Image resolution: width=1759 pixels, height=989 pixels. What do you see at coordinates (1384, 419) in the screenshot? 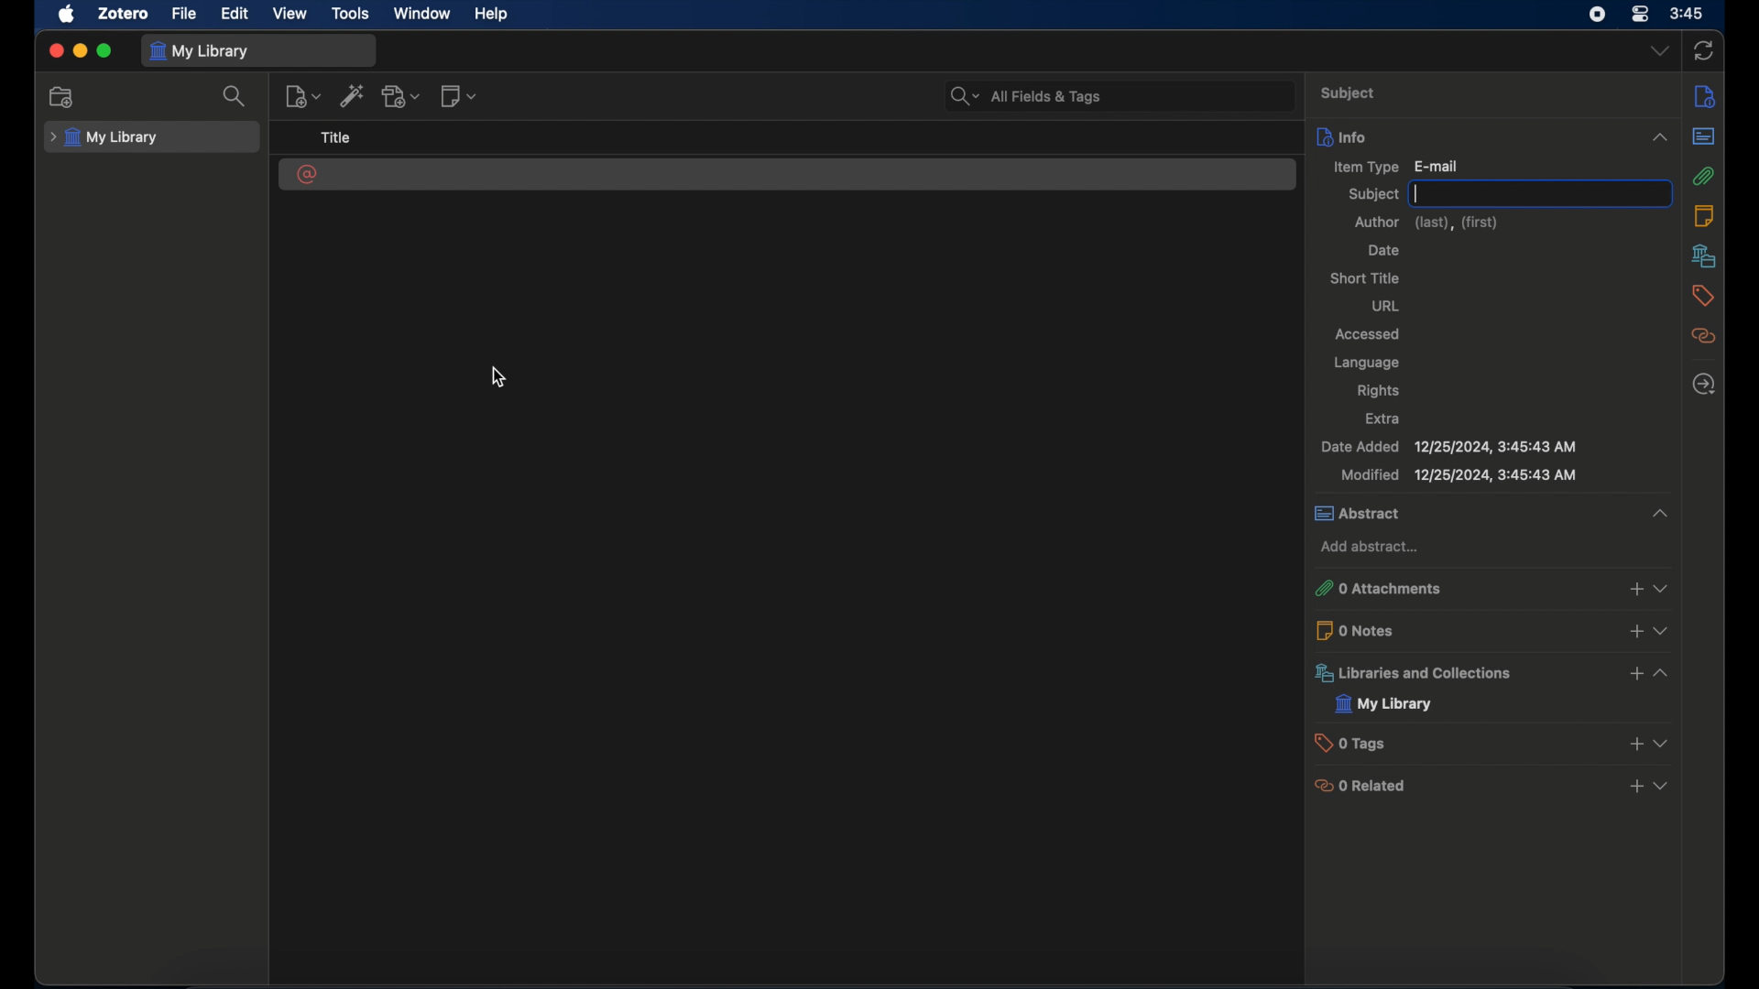
I see `extra` at bounding box center [1384, 419].